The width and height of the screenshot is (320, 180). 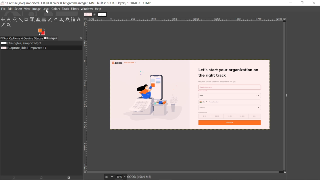 What do you see at coordinates (15, 19) in the screenshot?
I see `Free select tool` at bounding box center [15, 19].